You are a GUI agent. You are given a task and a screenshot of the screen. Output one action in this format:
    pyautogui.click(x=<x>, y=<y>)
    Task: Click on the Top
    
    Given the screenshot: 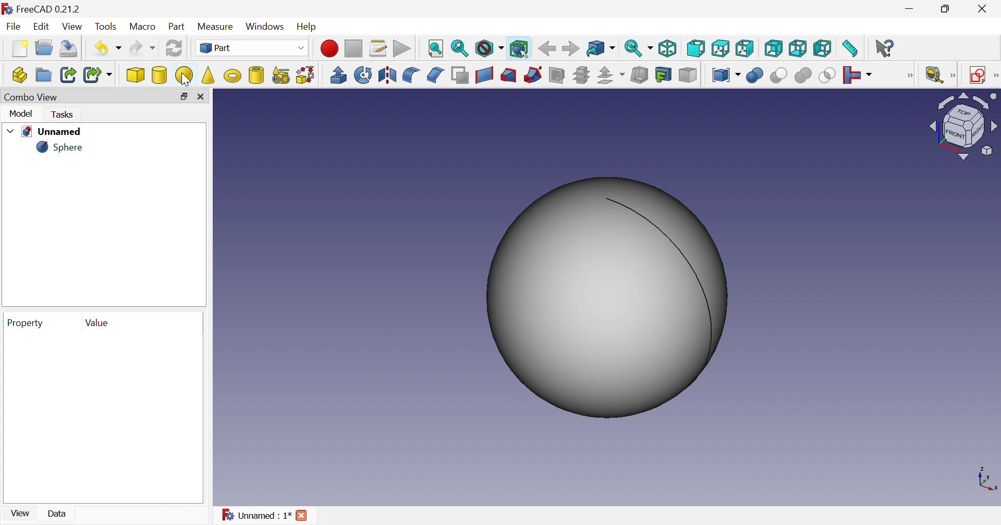 What is the action you would take?
    pyautogui.click(x=722, y=47)
    